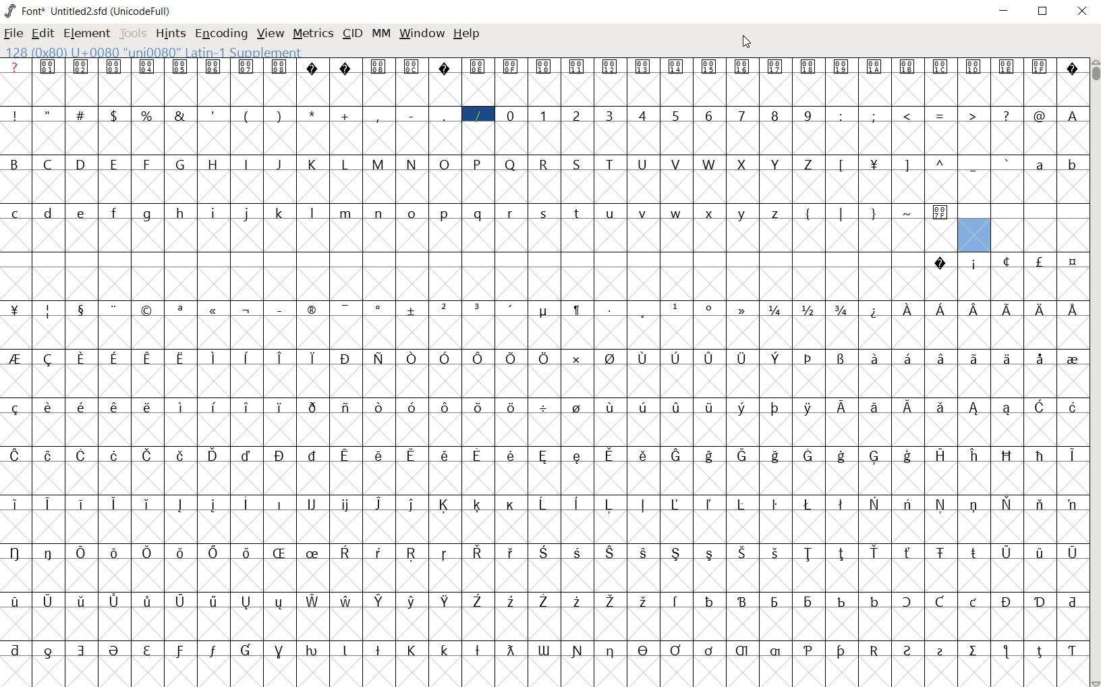  Describe the element at coordinates (511, 308) in the screenshot. I see `glyph` at that location.